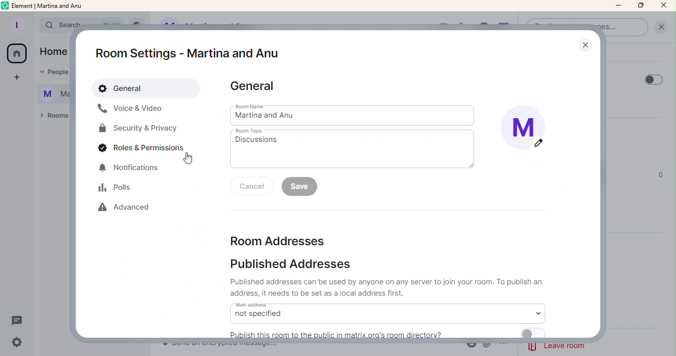 The width and height of the screenshot is (676, 356). I want to click on General, so click(261, 86).